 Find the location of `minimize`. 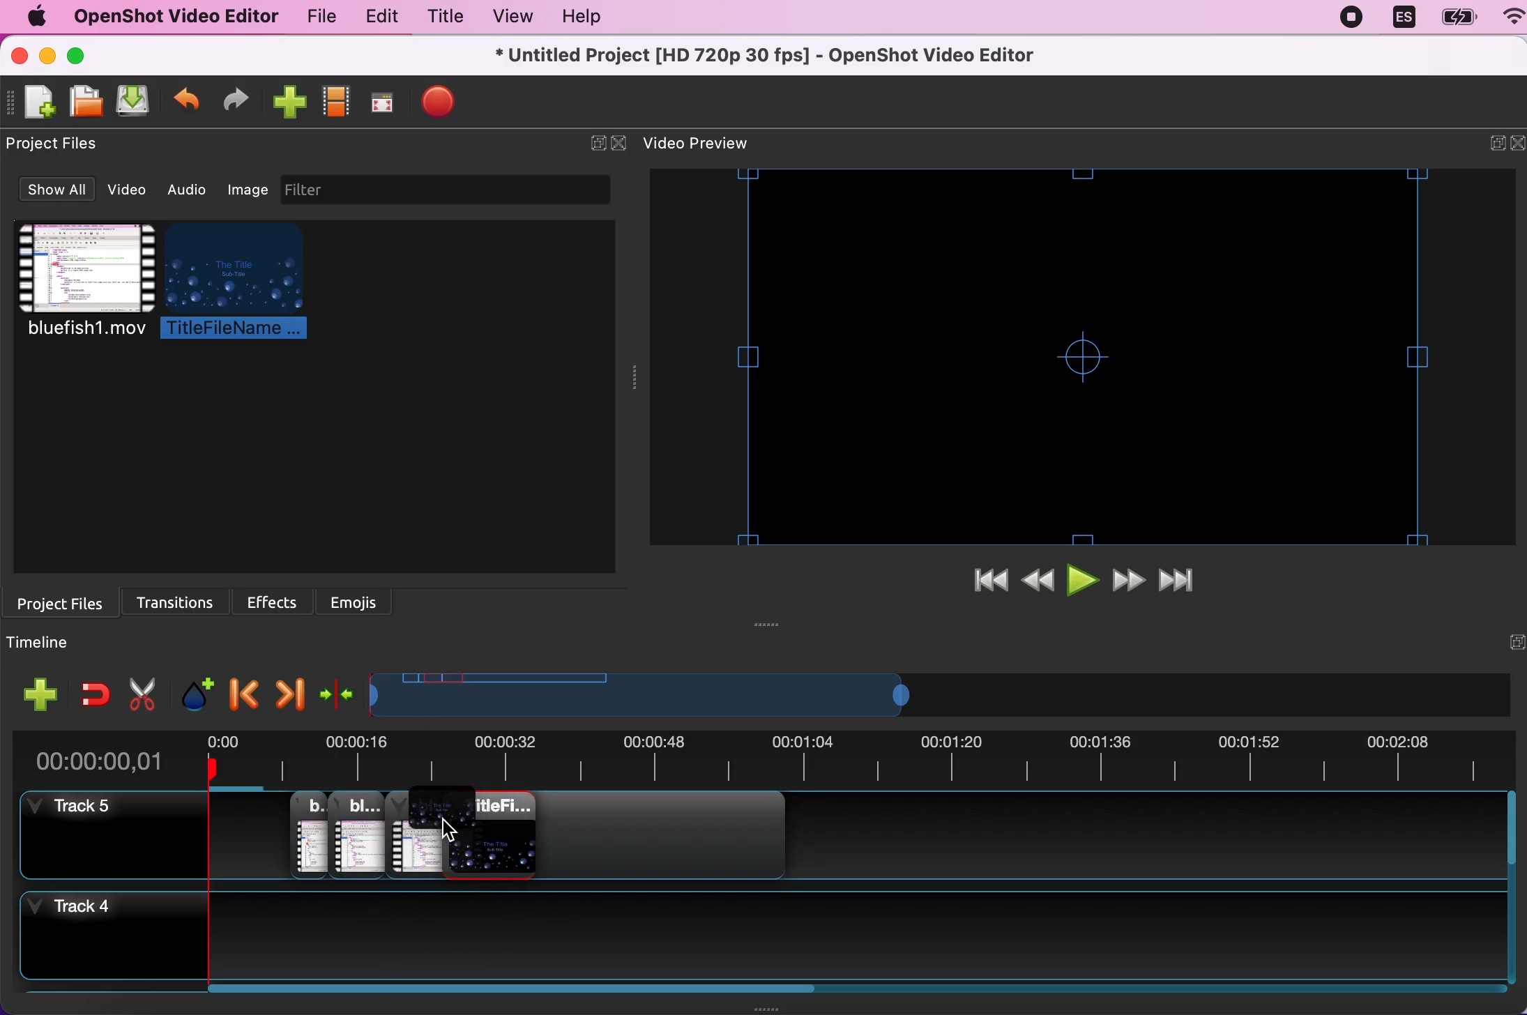

minimize is located at coordinates (47, 57).